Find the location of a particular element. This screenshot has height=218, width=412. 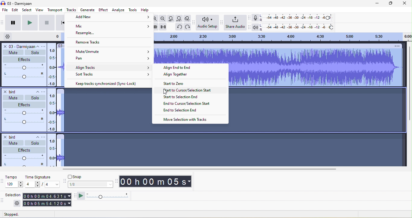

stop is located at coordinates (46, 24).